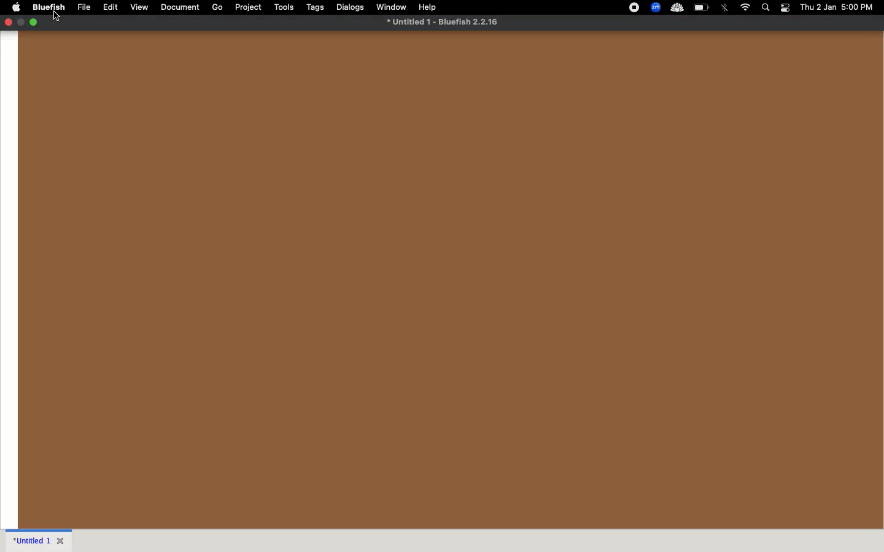  I want to click on document, so click(182, 8).